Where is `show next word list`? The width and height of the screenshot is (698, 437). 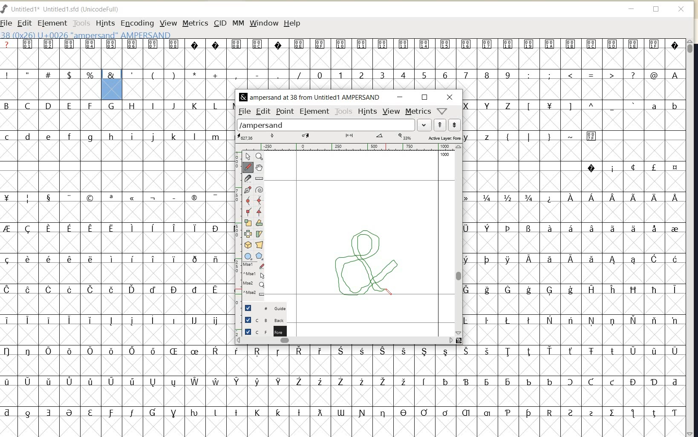 show next word list is located at coordinates (455, 125).